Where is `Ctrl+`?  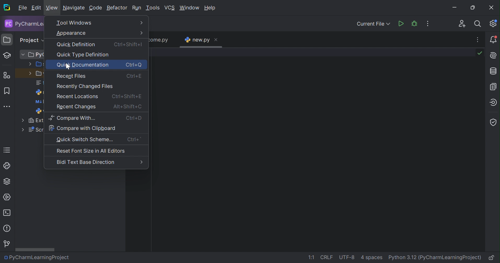 Ctrl+ is located at coordinates (134, 139).